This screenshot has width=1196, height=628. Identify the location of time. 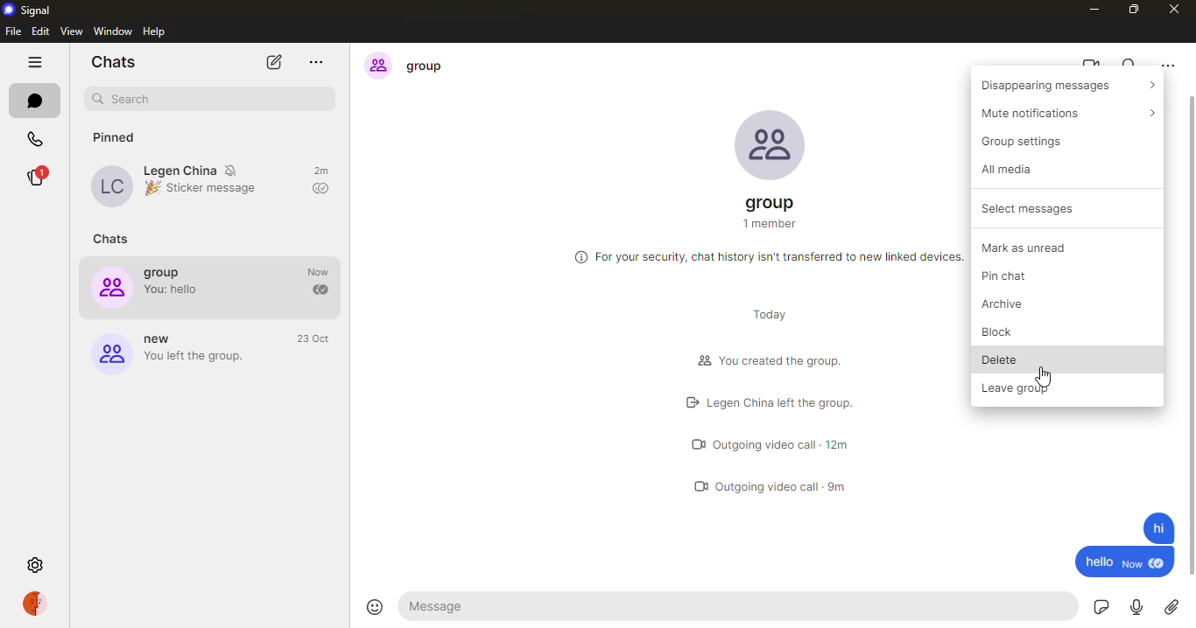
(320, 171).